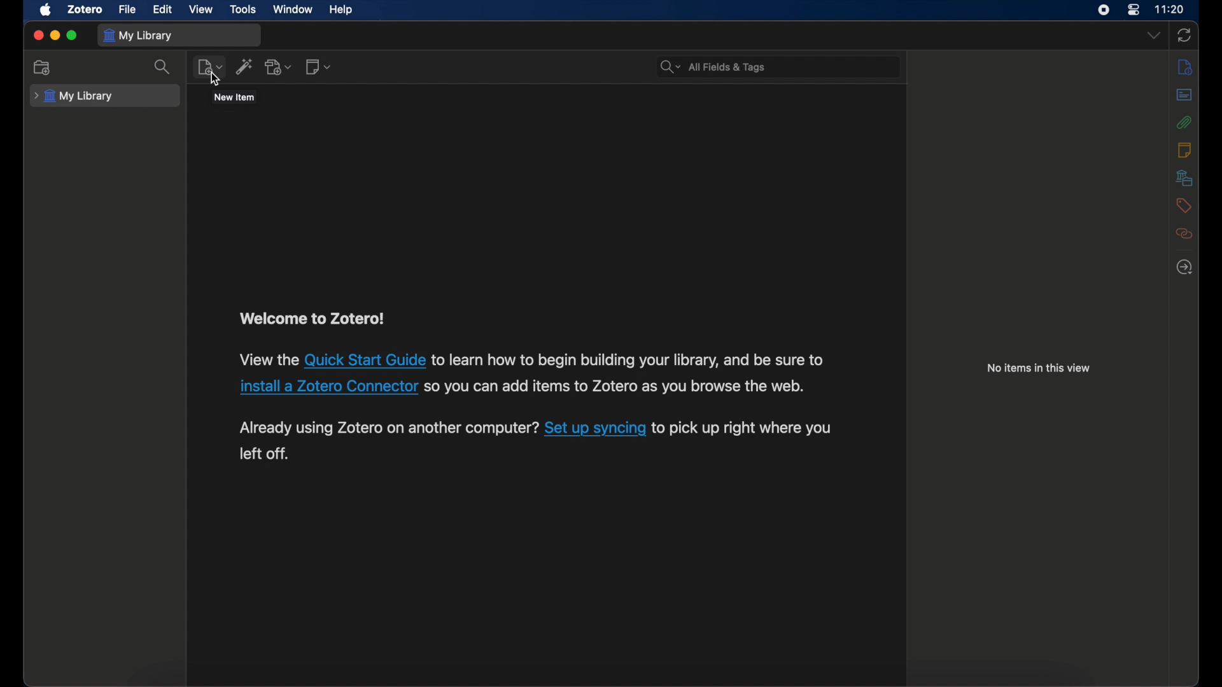 This screenshot has width=1222, height=687. Describe the element at coordinates (244, 10) in the screenshot. I see `tools` at that location.